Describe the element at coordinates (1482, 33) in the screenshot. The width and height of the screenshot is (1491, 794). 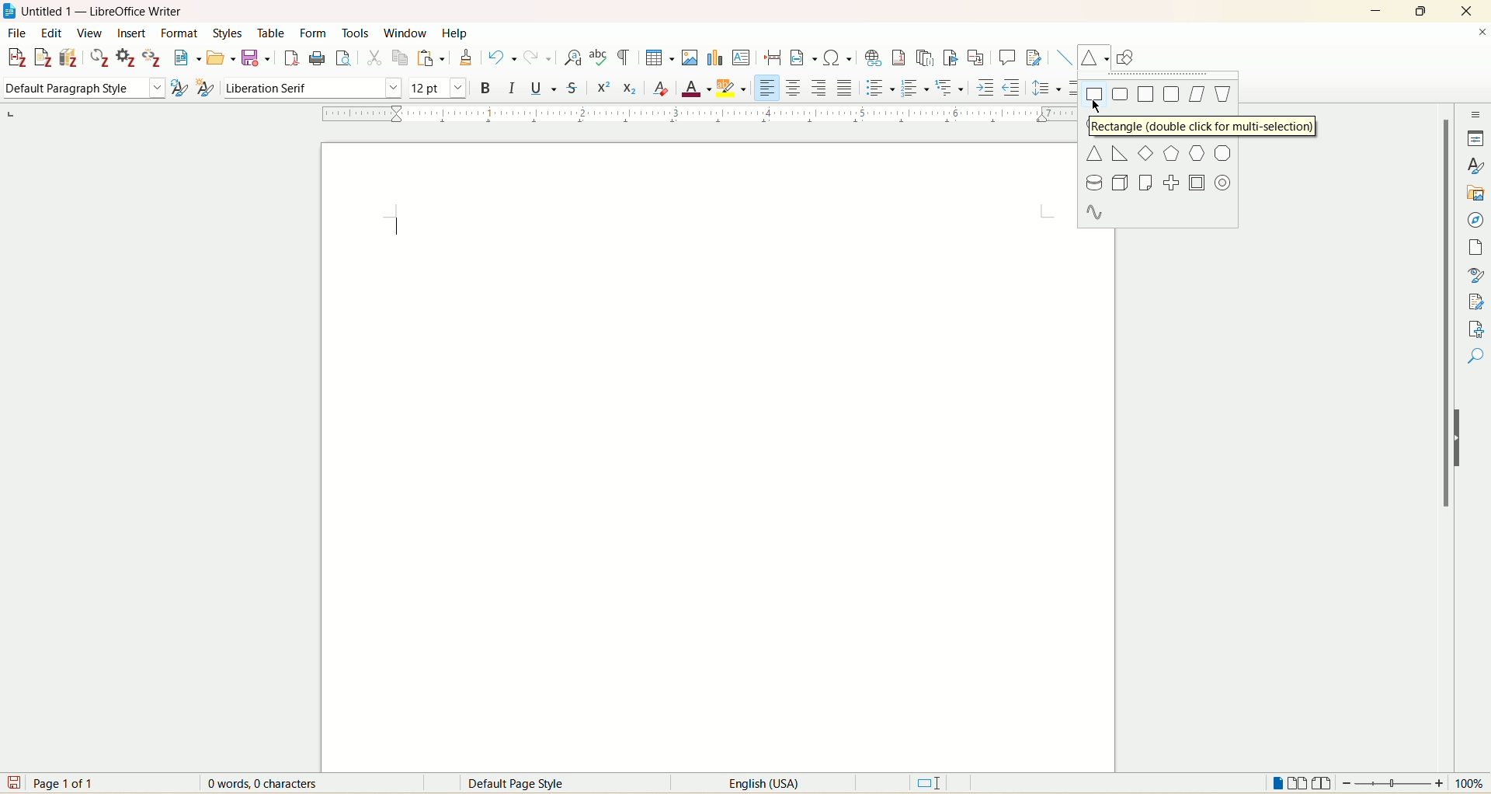
I see `close document` at that location.